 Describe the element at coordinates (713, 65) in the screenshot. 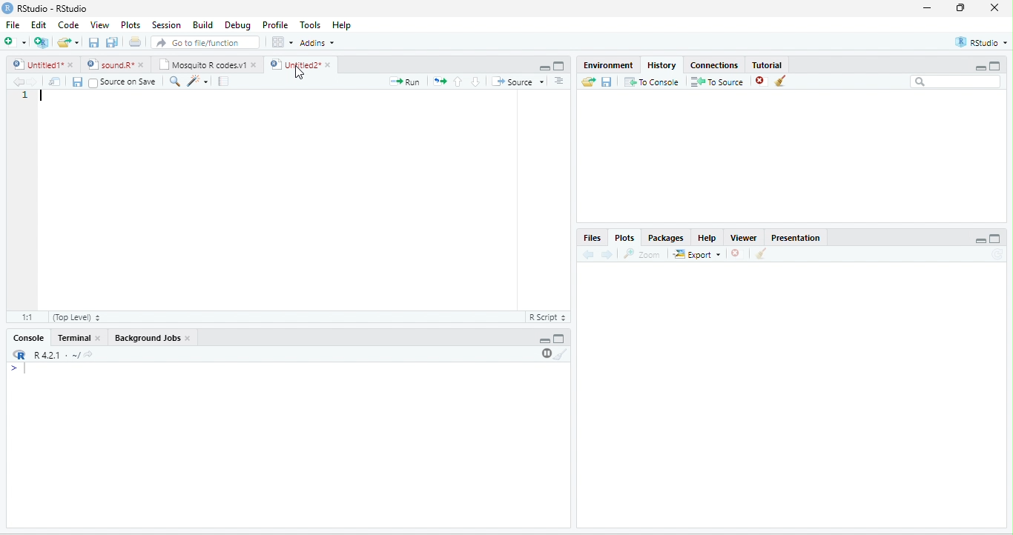

I see `Connections` at that location.